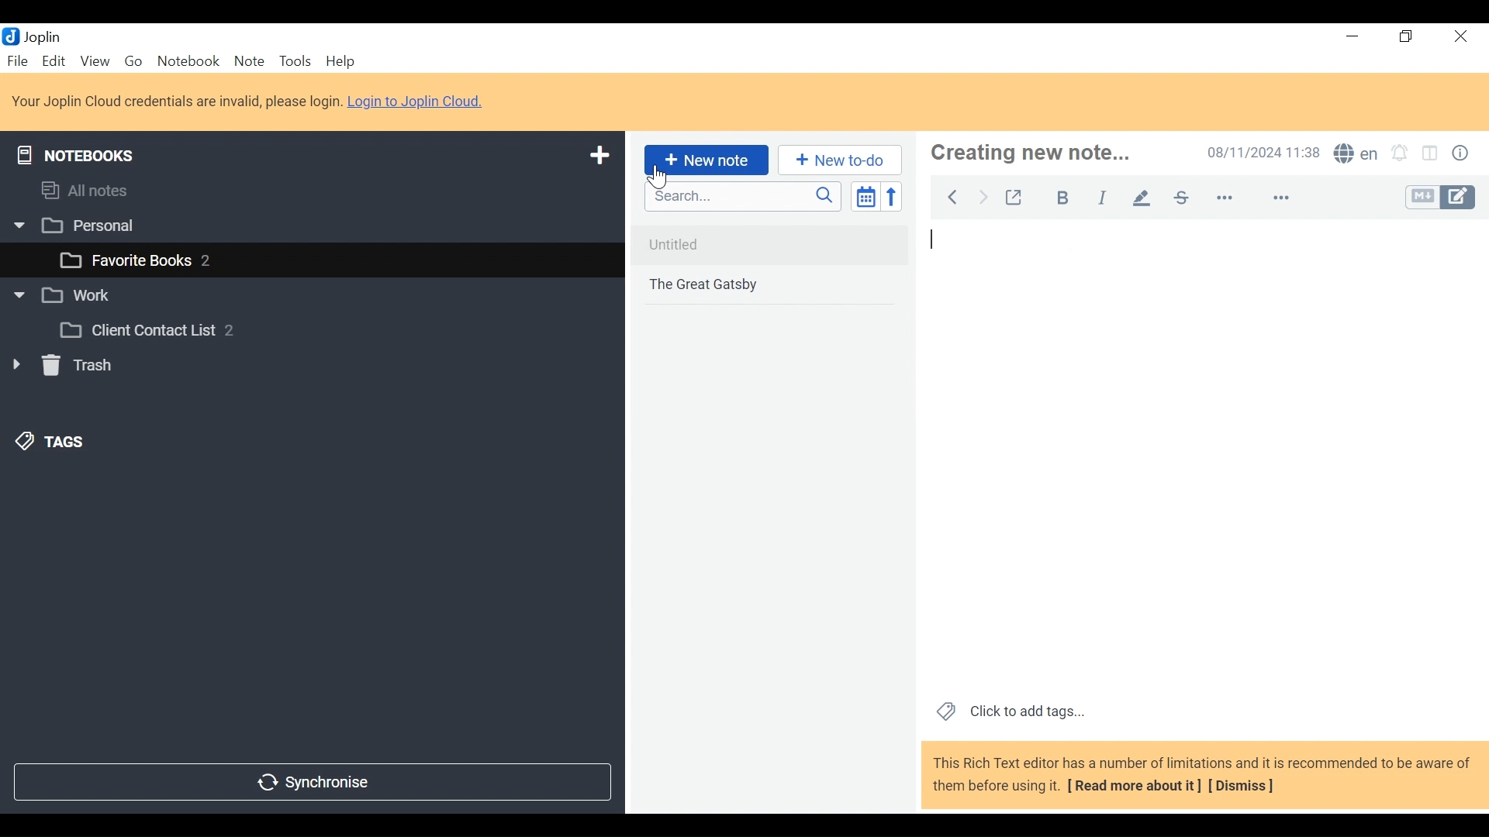 The height and width of the screenshot is (837, 1489). Describe the element at coordinates (135, 260) in the screenshot. I see `favourite books` at that location.